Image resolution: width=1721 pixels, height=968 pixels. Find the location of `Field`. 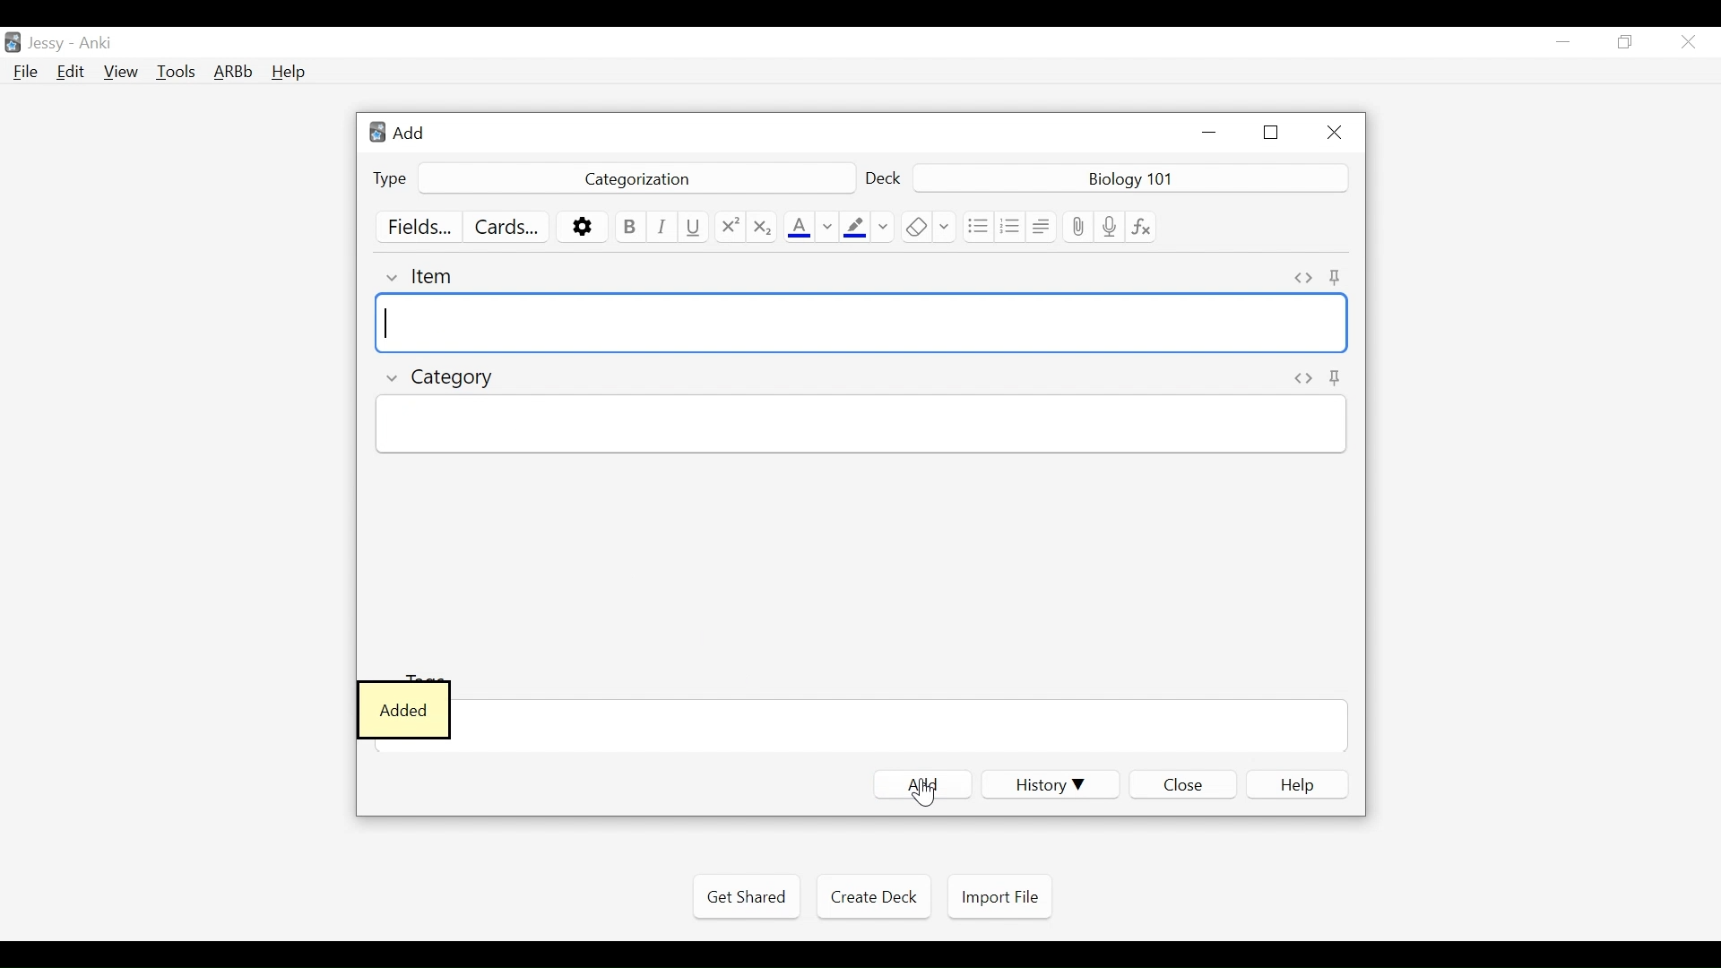

Field is located at coordinates (899, 725).